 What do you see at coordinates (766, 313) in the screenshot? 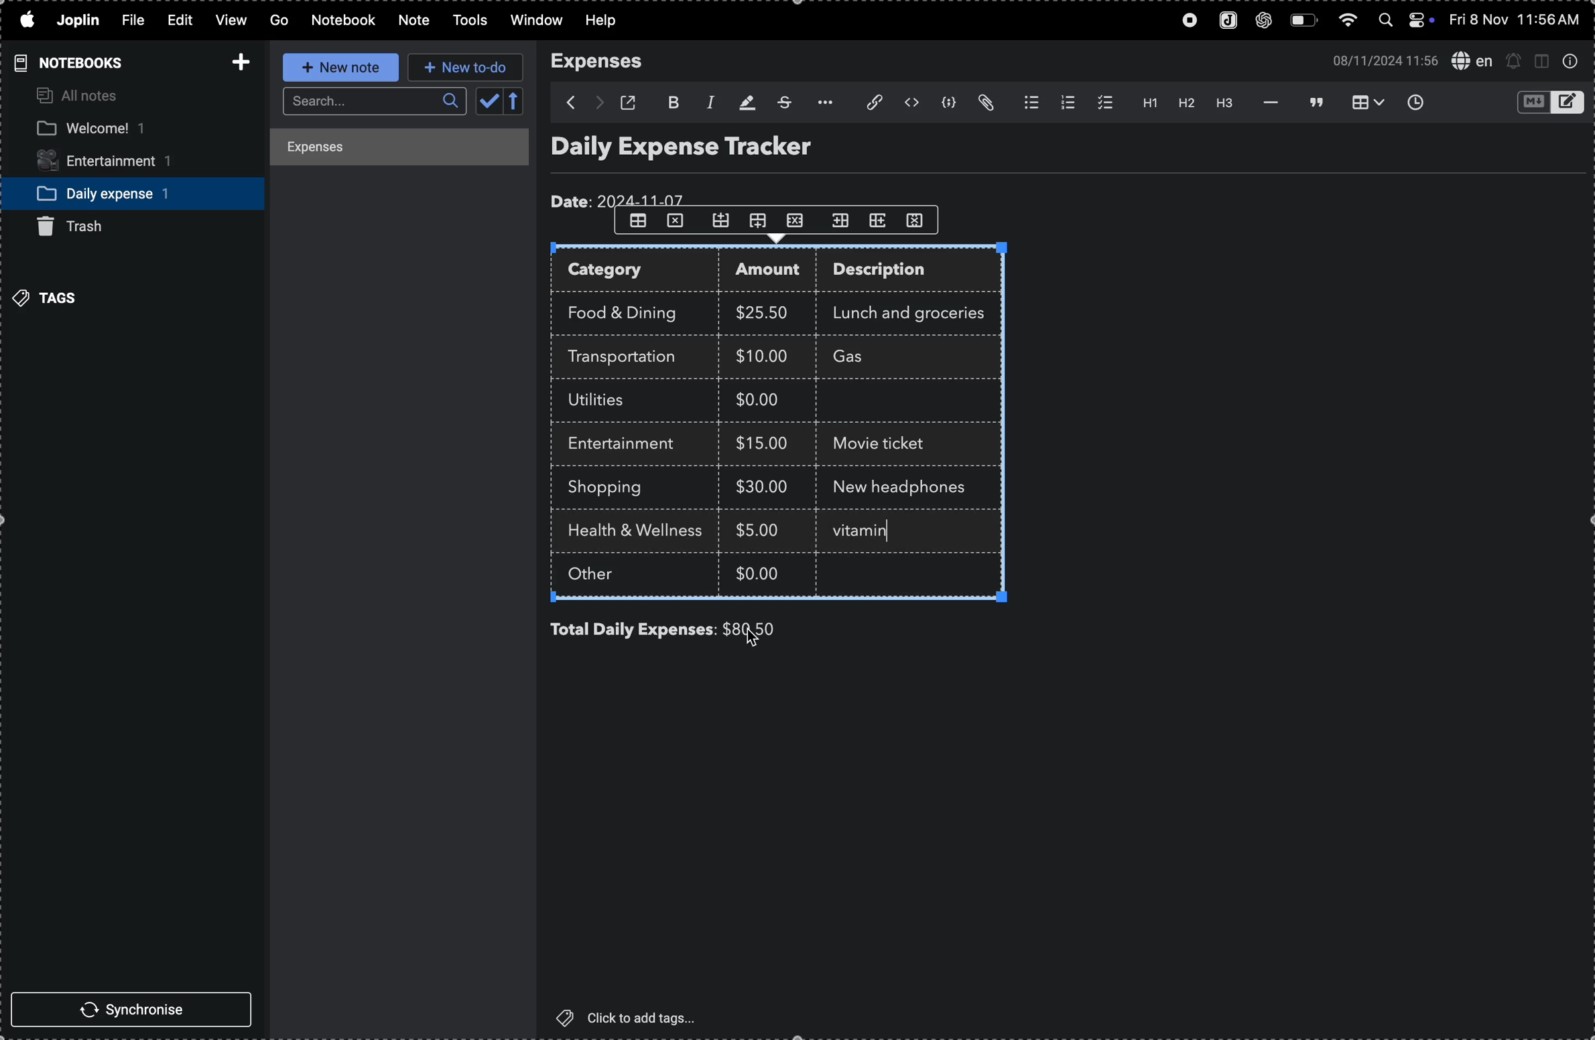
I see `$25.00` at bounding box center [766, 313].